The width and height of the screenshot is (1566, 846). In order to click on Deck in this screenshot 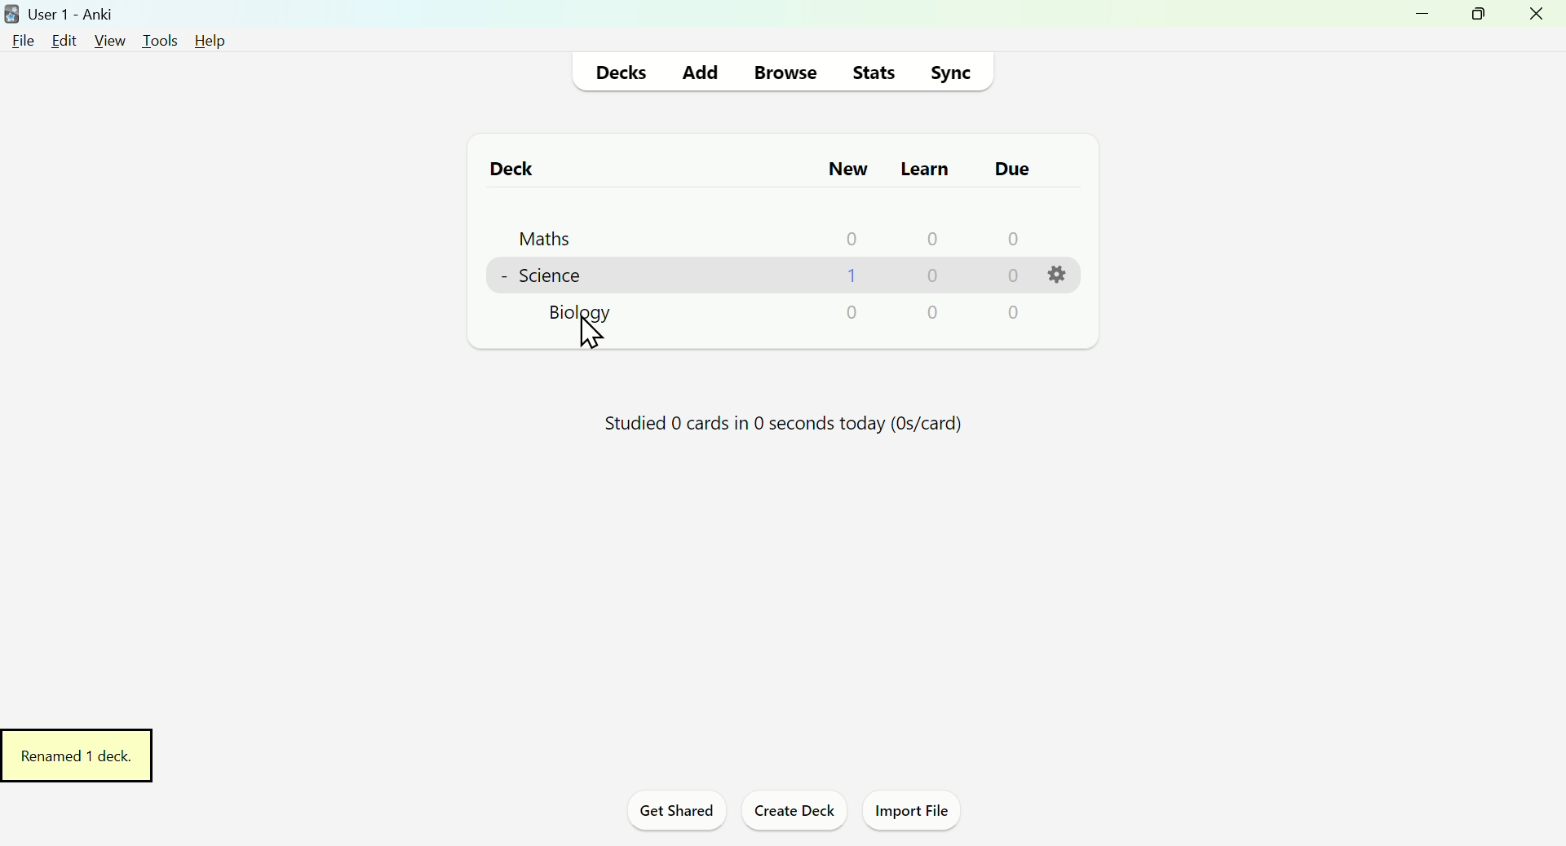, I will do `click(503, 168)`.